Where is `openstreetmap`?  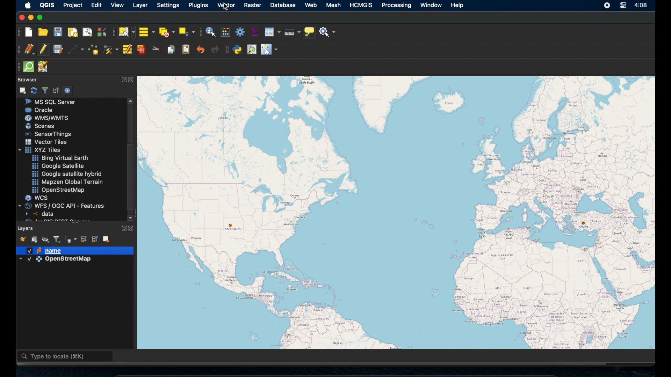 openstreetmap is located at coordinates (60, 190).